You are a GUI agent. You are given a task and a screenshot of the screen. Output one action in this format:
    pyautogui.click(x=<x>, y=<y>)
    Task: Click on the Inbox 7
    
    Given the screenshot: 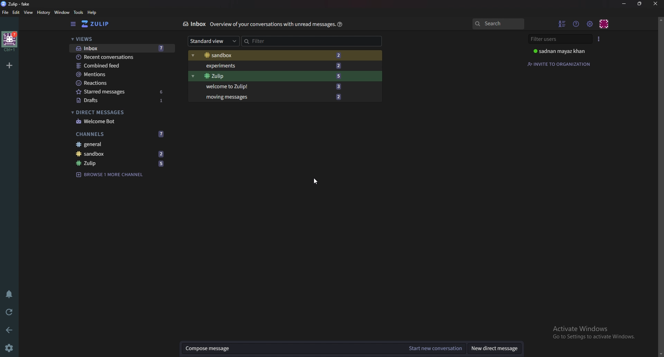 What is the action you would take?
    pyautogui.click(x=120, y=48)
    